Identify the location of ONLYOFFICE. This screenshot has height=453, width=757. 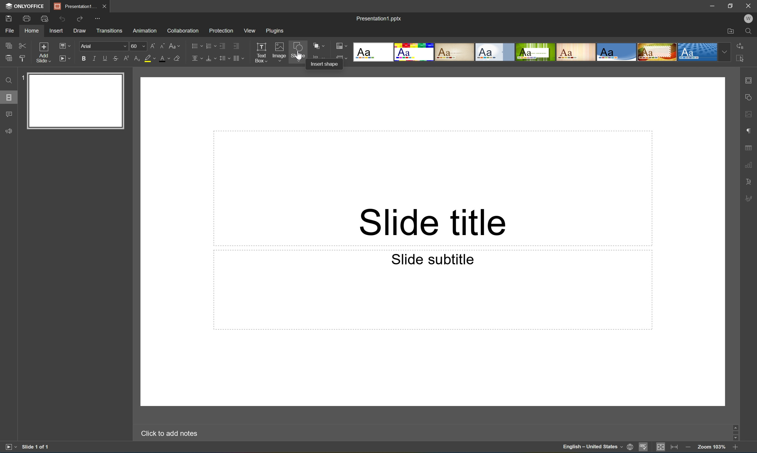
(26, 6).